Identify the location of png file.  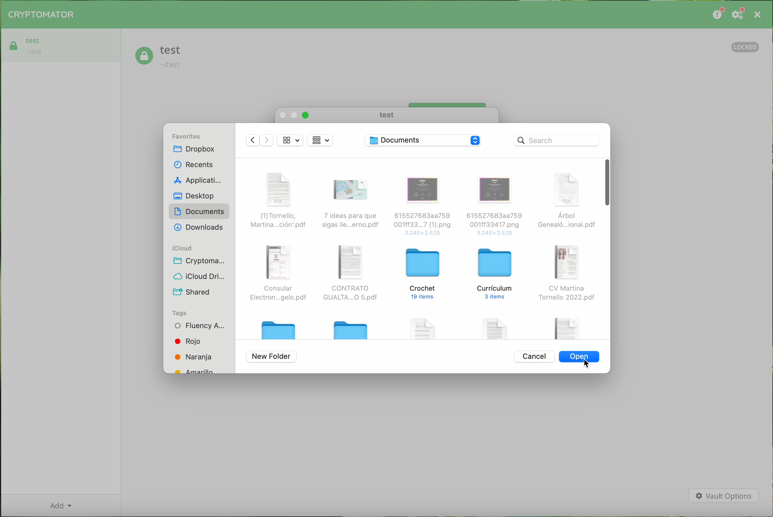
(495, 206).